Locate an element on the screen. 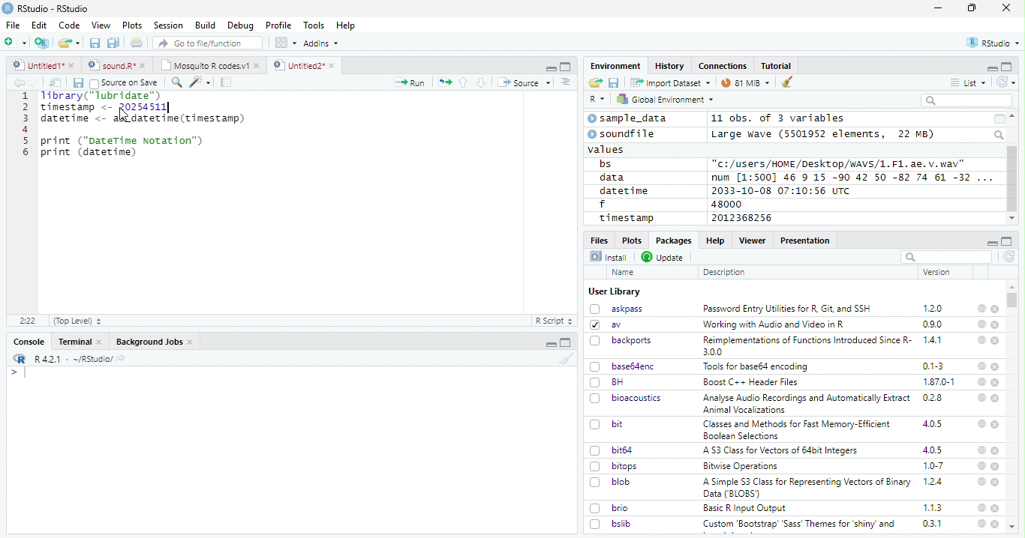 This screenshot has height=538, width=1025. sample_data is located at coordinates (630, 118).